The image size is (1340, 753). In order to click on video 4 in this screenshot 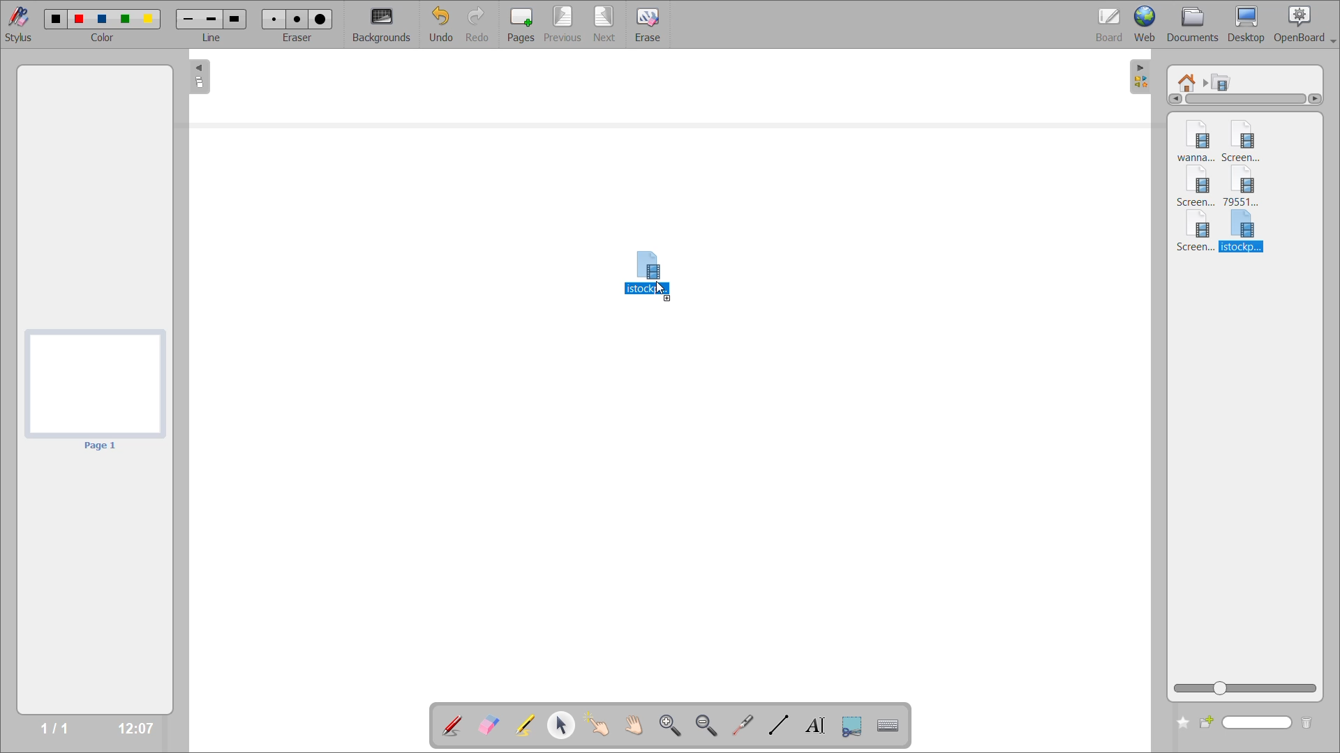, I will do `click(1248, 188)`.